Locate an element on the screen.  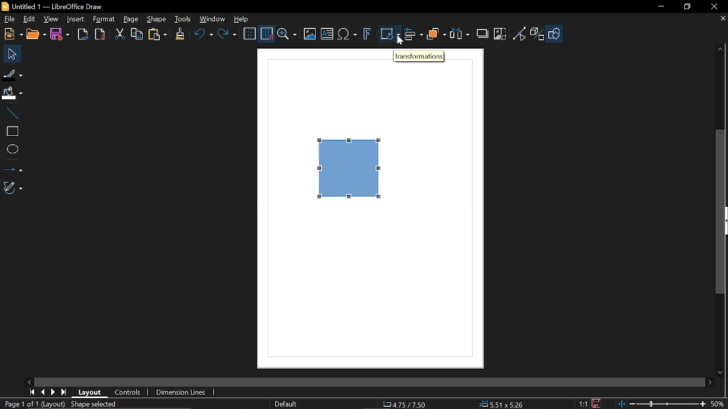
Page is located at coordinates (131, 19).